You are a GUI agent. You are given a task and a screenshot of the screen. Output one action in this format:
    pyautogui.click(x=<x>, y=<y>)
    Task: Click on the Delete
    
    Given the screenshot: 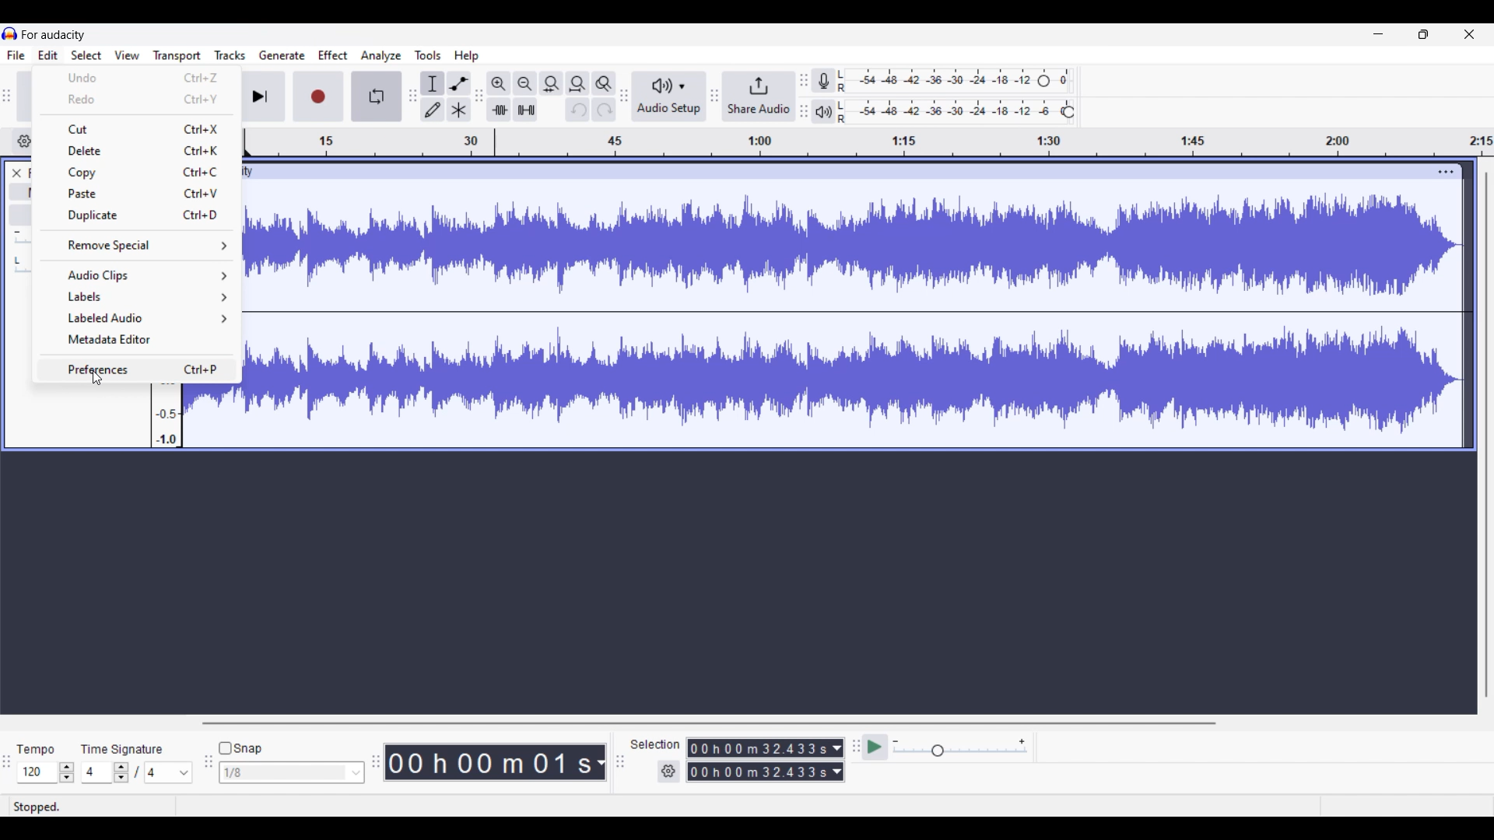 What is the action you would take?
    pyautogui.click(x=138, y=150)
    